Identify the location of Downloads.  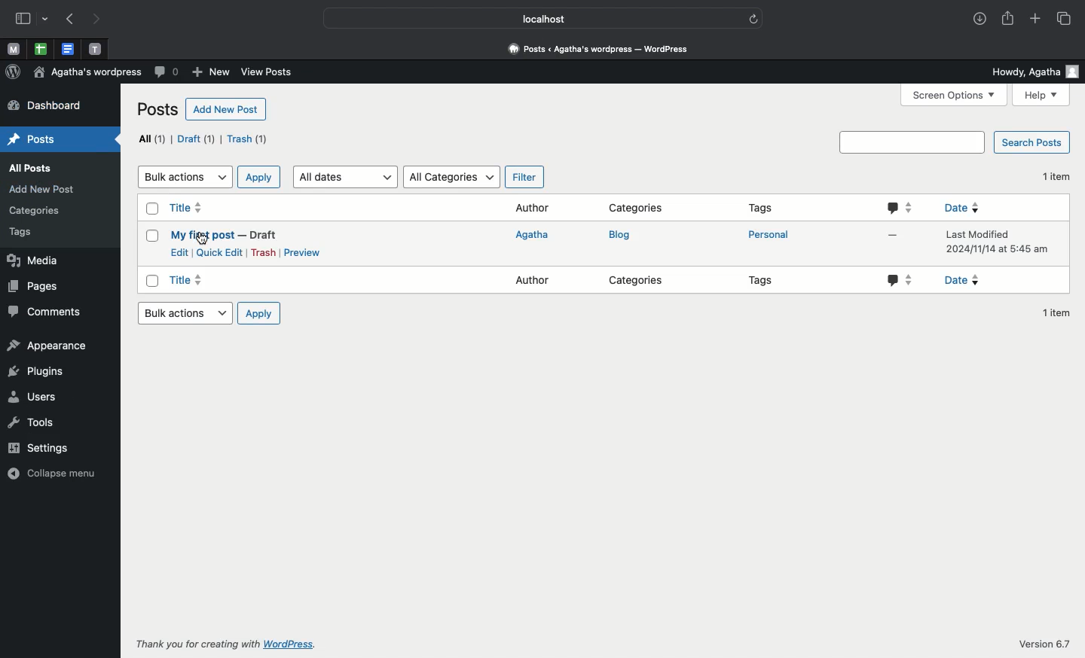
(980, 19).